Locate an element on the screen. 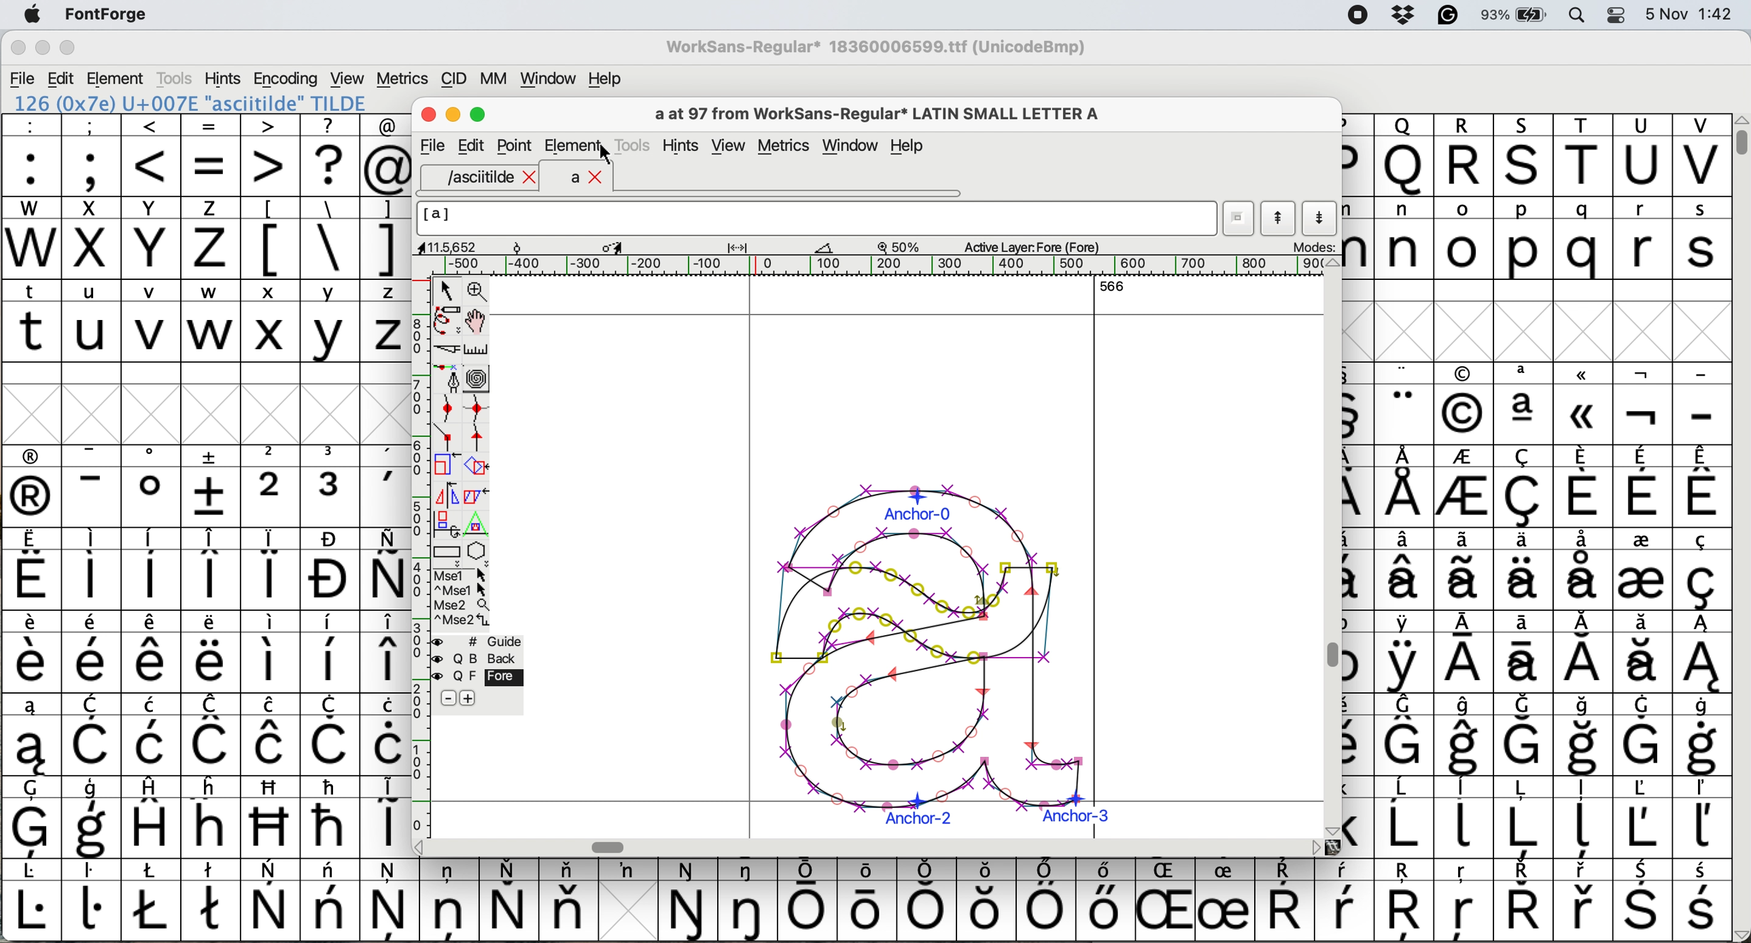 This screenshot has height=943, width=1751. symbol is located at coordinates (1463, 654).